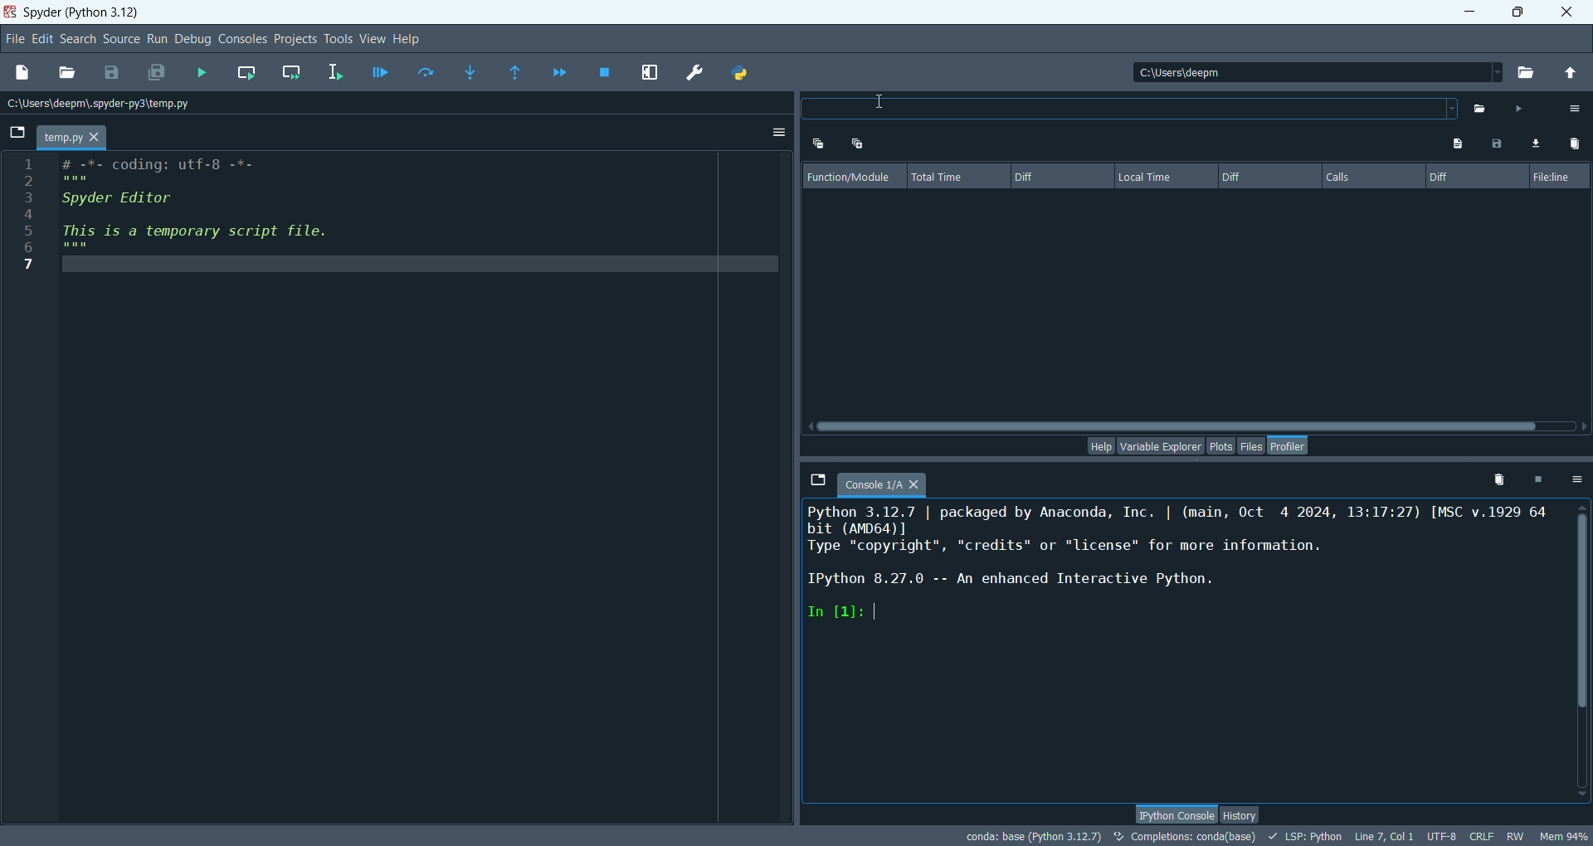 This screenshot has height=846, width=1593. I want to click on LSP: python, so click(1305, 836).